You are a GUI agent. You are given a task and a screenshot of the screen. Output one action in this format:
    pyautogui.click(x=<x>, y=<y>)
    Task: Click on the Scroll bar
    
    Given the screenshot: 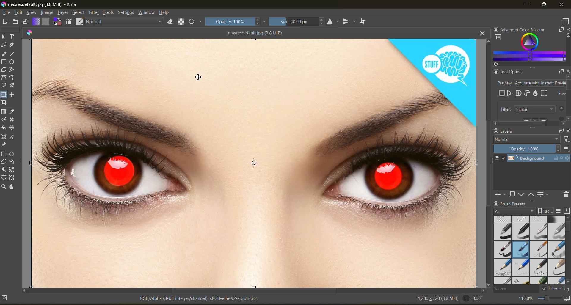 What is the action you would take?
    pyautogui.click(x=569, y=99)
    